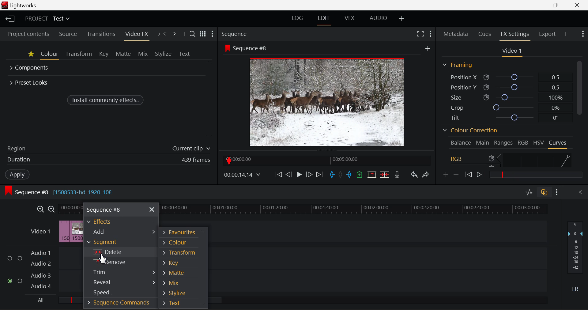  What do you see at coordinates (557, 192) in the screenshot?
I see `show Settings` at bounding box center [557, 192].